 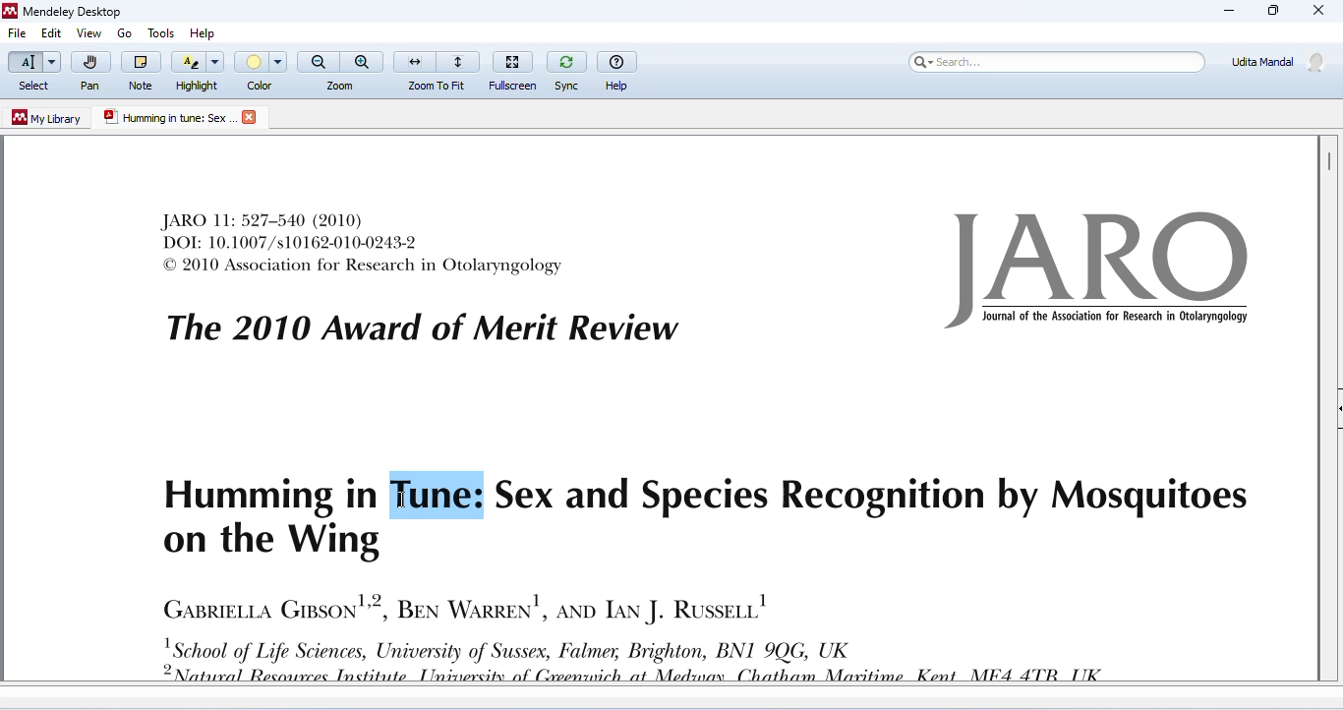 What do you see at coordinates (1327, 160) in the screenshot?
I see `vertical scroll bar` at bounding box center [1327, 160].